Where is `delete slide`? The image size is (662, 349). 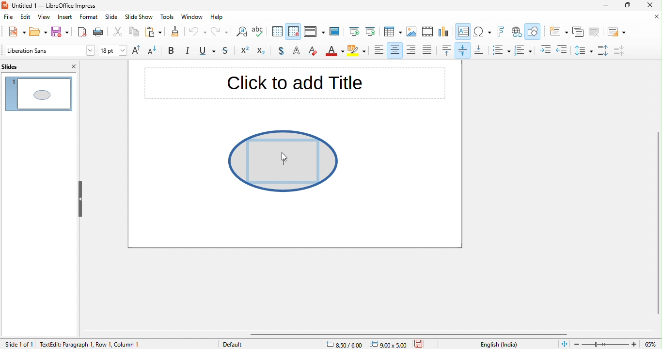
delete slide is located at coordinates (594, 32).